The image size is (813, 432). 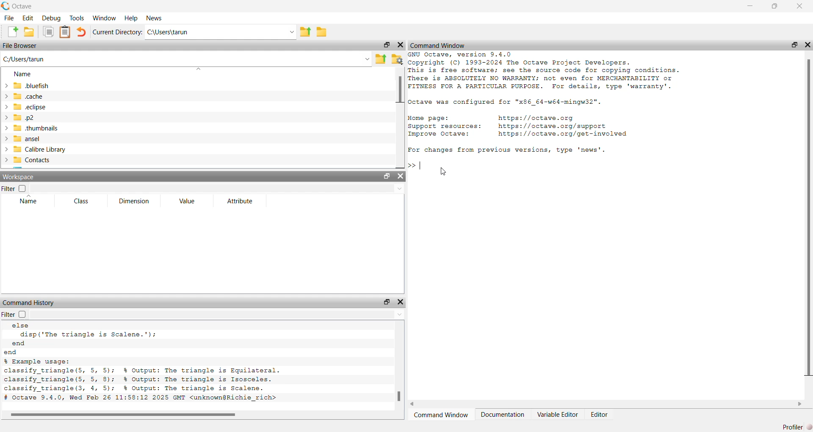 What do you see at coordinates (439, 46) in the screenshot?
I see `command window` at bounding box center [439, 46].